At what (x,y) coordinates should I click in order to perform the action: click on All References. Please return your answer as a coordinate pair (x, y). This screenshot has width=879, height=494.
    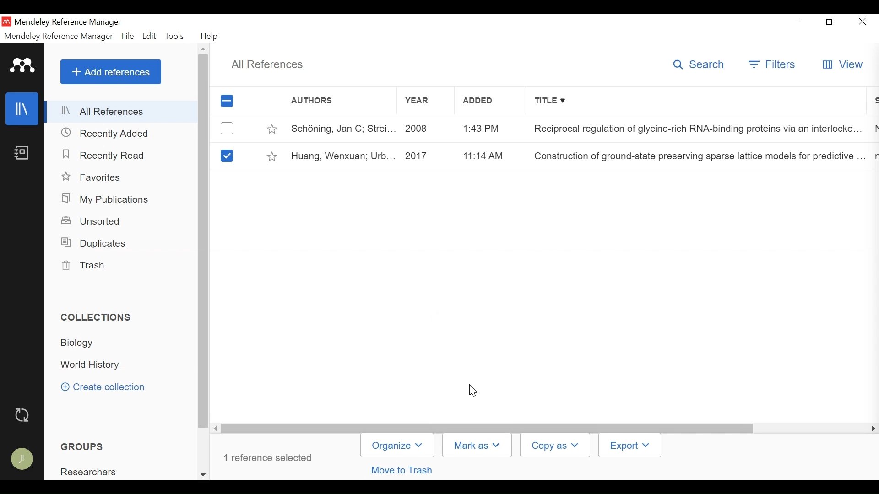
    Looking at the image, I should click on (266, 64).